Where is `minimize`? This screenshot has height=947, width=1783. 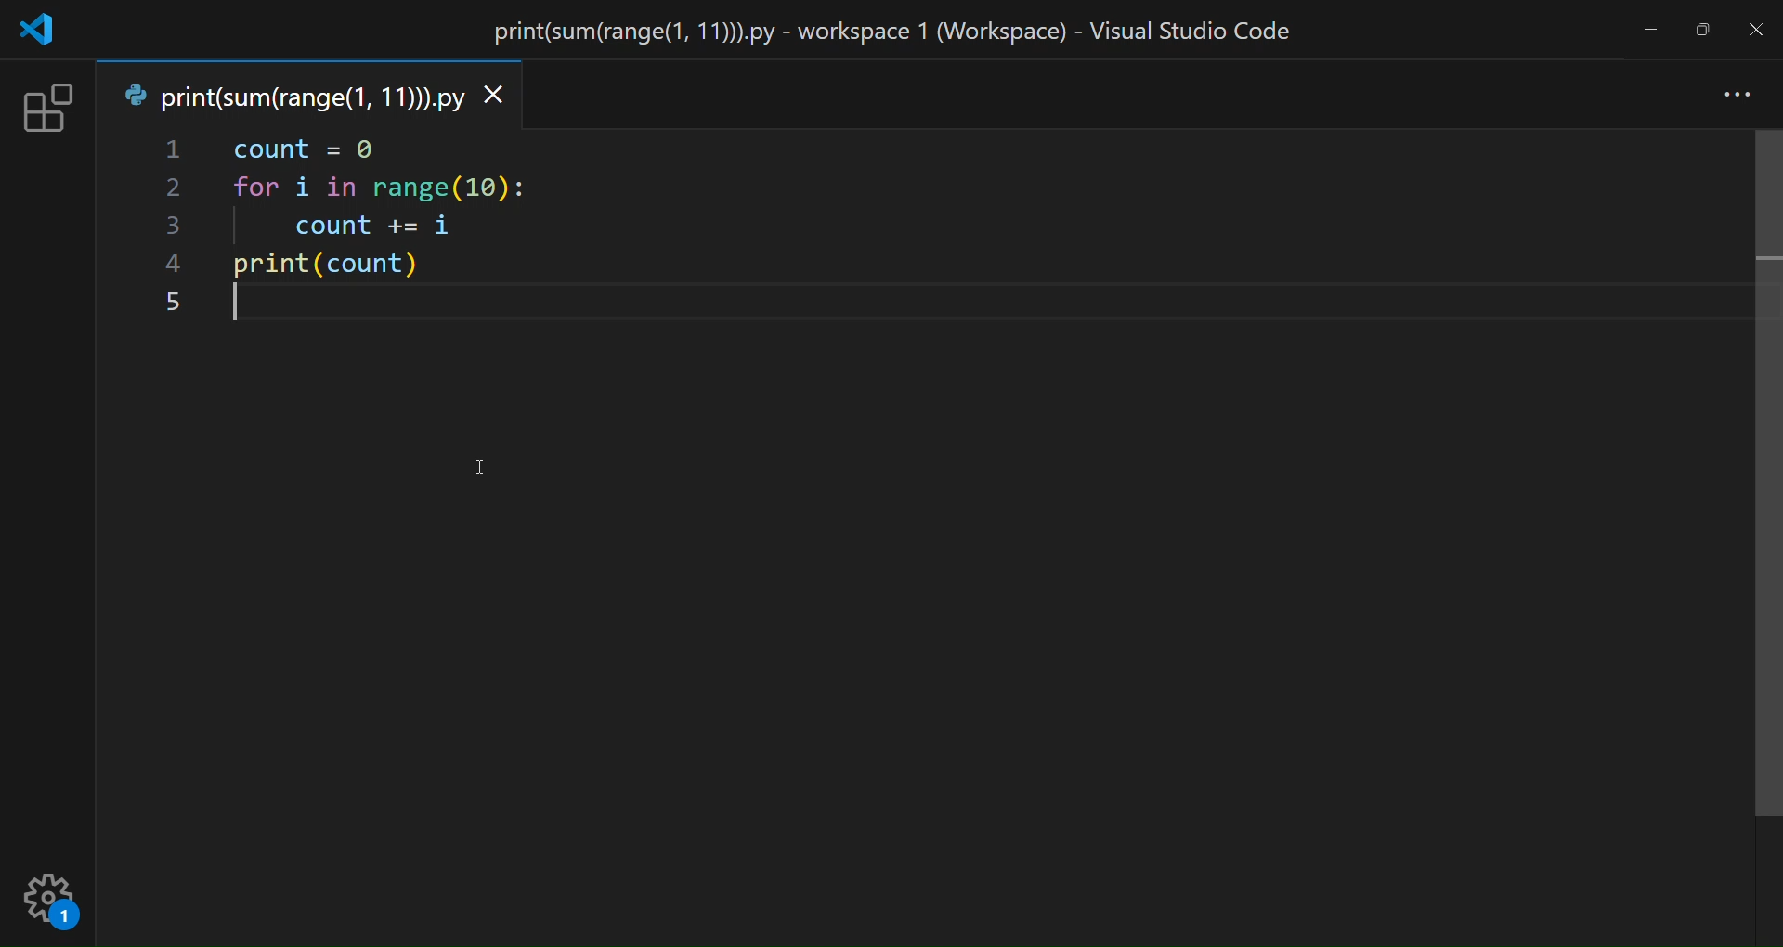 minimize is located at coordinates (1649, 34).